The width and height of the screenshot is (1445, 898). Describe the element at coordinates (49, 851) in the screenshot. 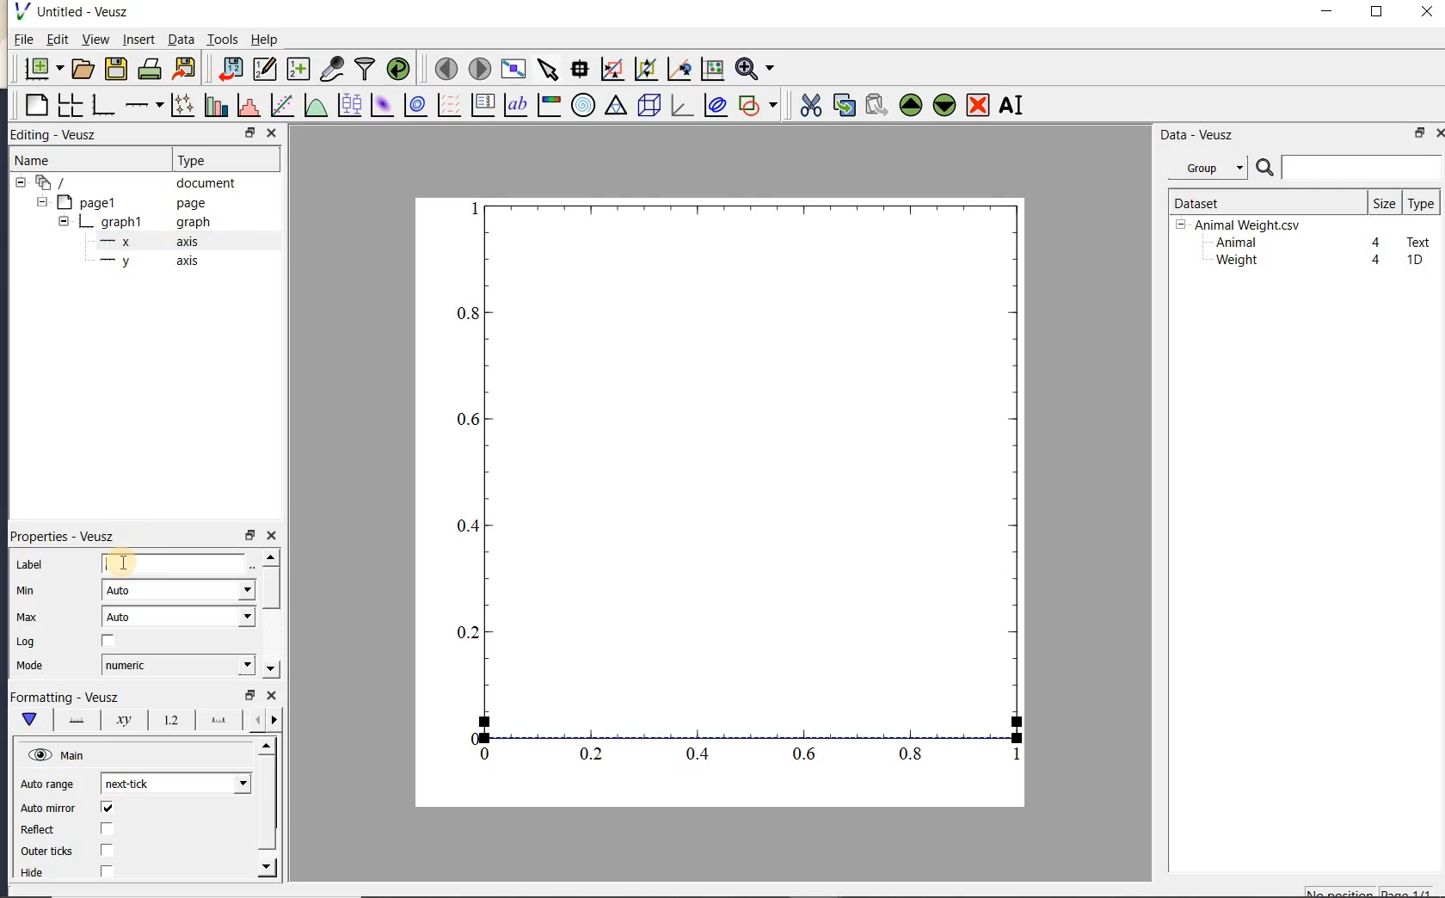

I see `Outer ticks` at that location.